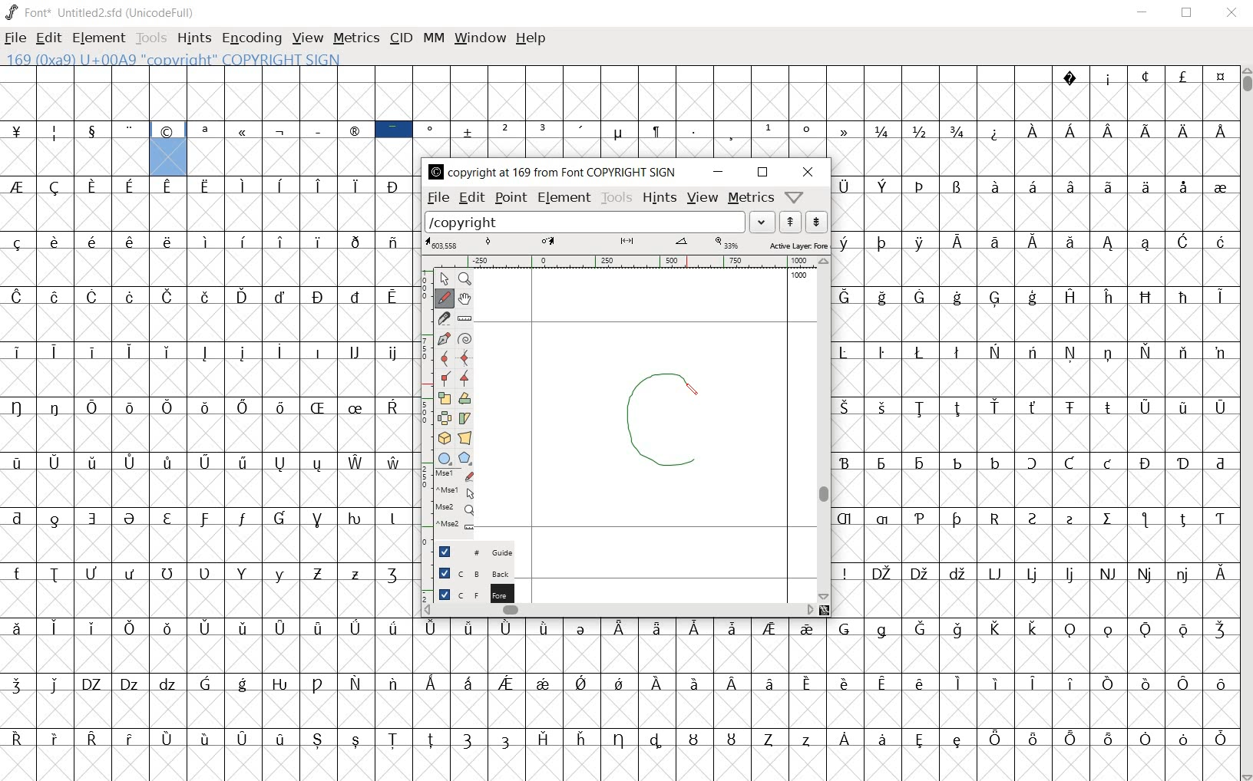  I want to click on minimize, so click(1142, 12).